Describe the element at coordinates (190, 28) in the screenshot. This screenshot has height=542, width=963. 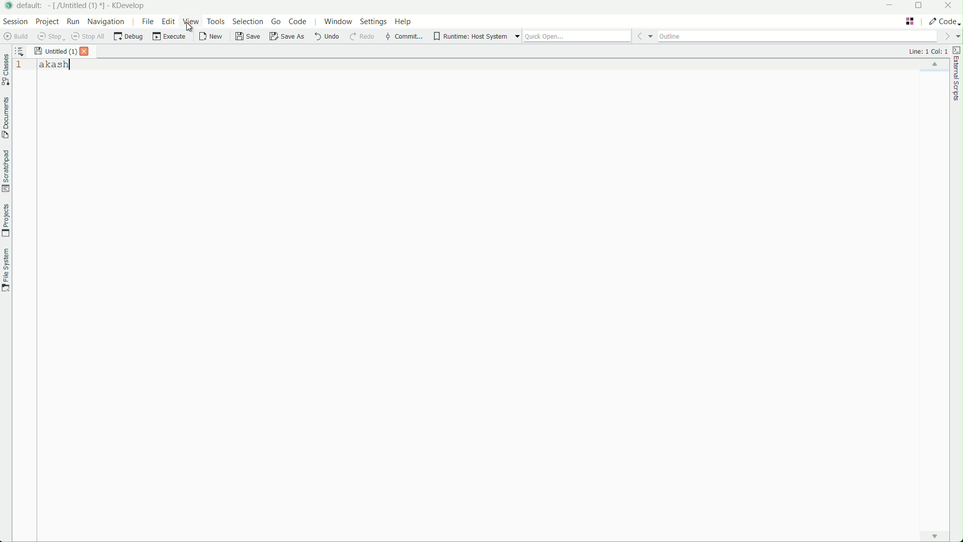
I see `cursor` at that location.